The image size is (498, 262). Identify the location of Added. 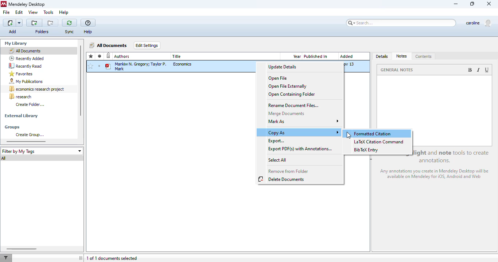
(346, 56).